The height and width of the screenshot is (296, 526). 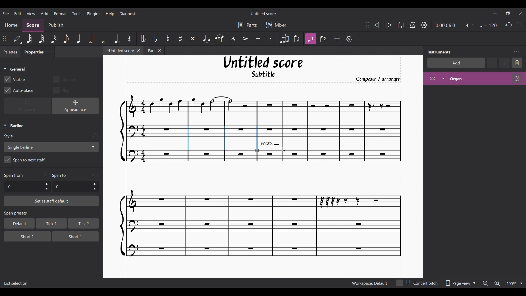 I want to click on Toggle for Cue size, so click(x=64, y=79).